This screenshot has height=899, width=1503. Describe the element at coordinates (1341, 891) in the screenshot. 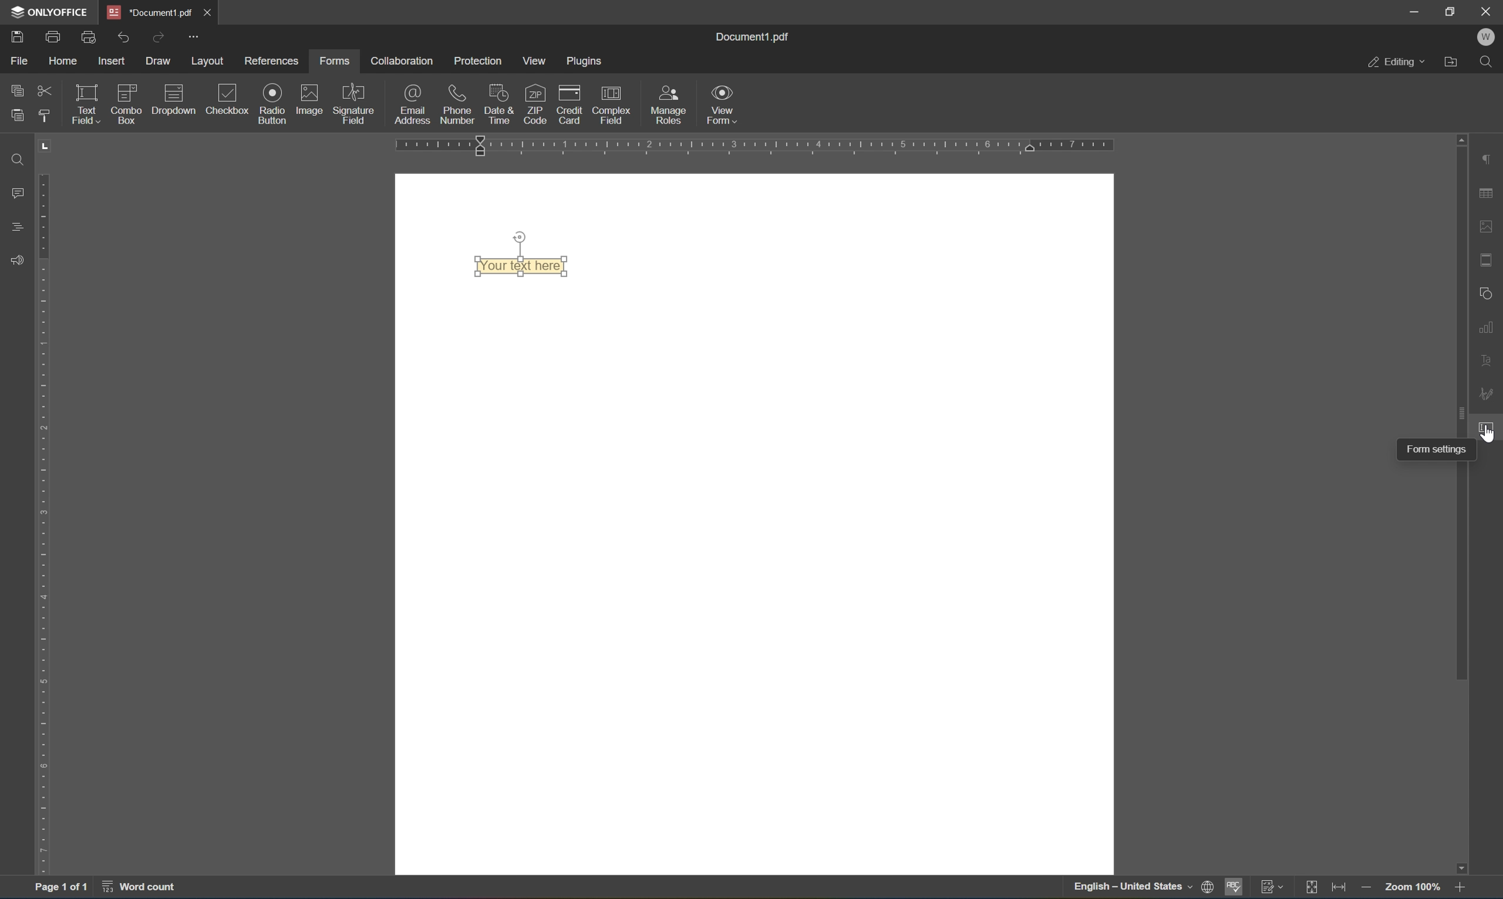

I see `fit to width` at that location.